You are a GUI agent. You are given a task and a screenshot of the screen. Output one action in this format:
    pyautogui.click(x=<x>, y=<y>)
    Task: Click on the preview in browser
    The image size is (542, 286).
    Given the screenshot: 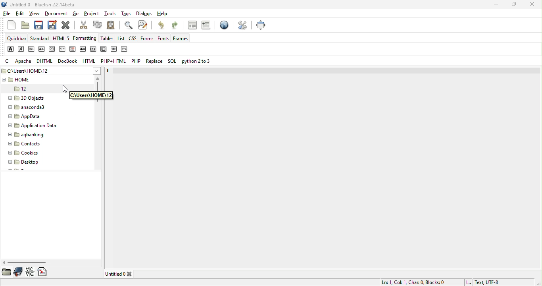 What is the action you would take?
    pyautogui.click(x=223, y=26)
    